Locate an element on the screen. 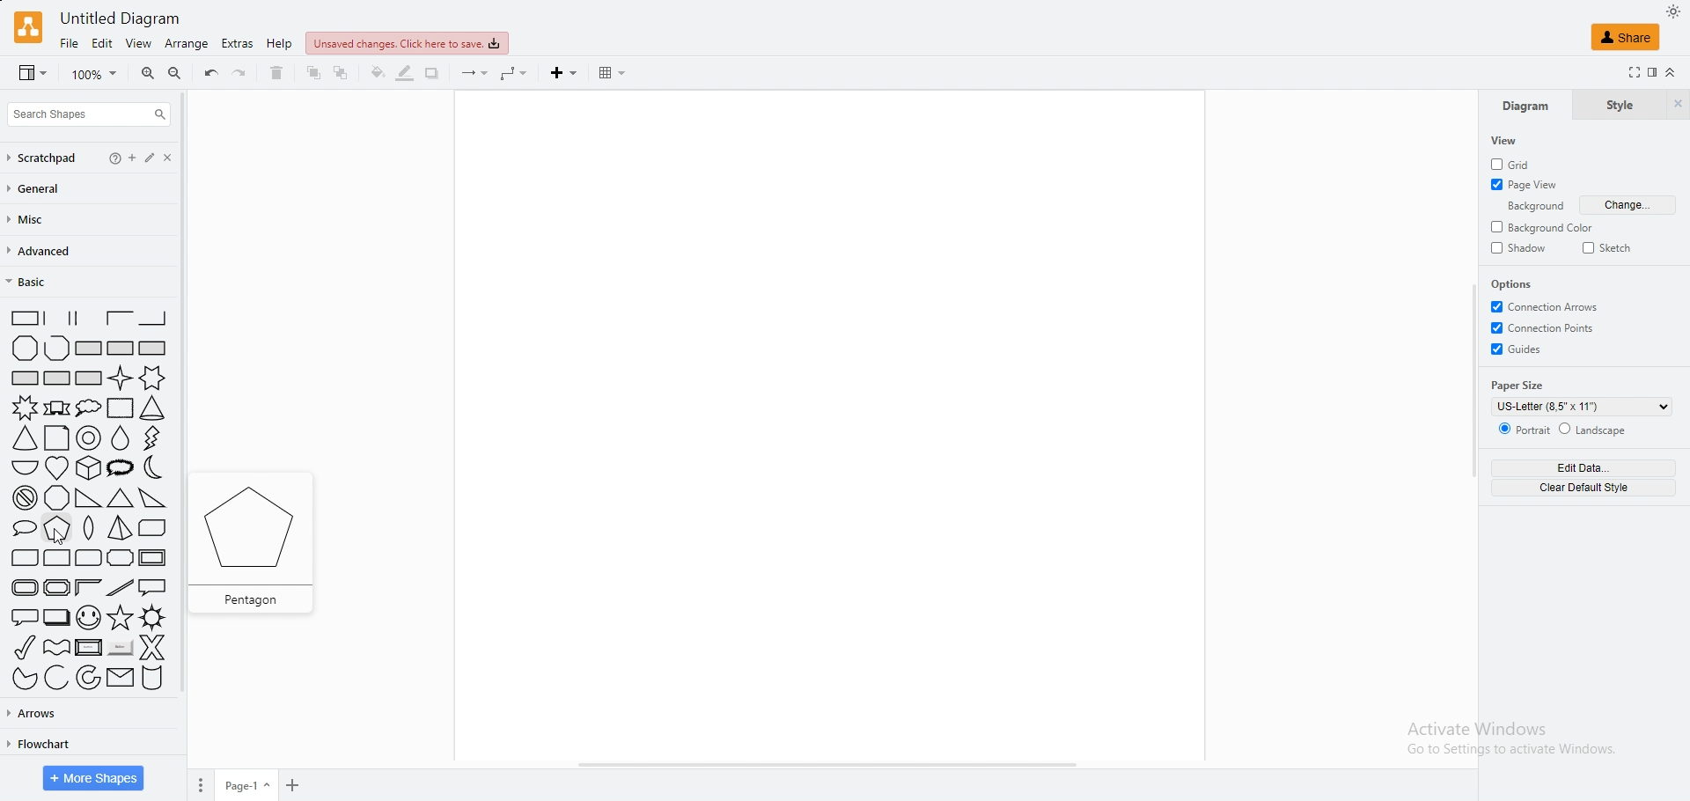 The image size is (1690, 801). change is located at coordinates (1629, 205).